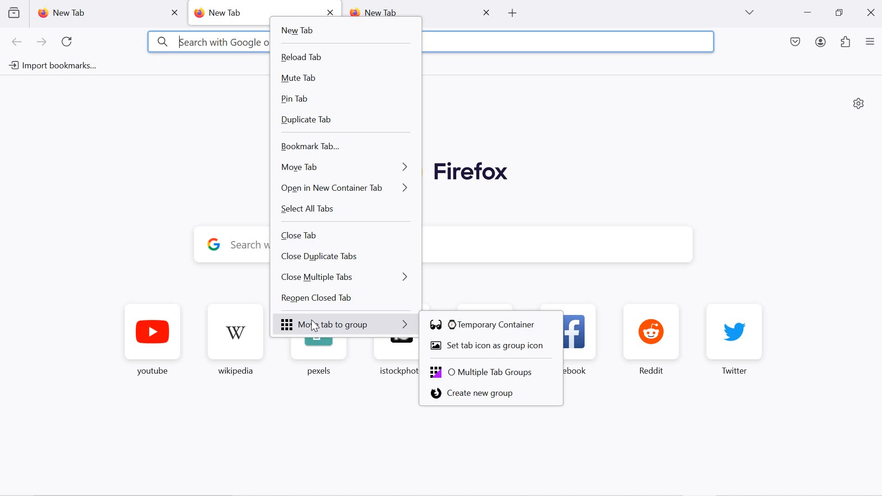 This screenshot has height=496, width=882. I want to click on go back, so click(17, 42).